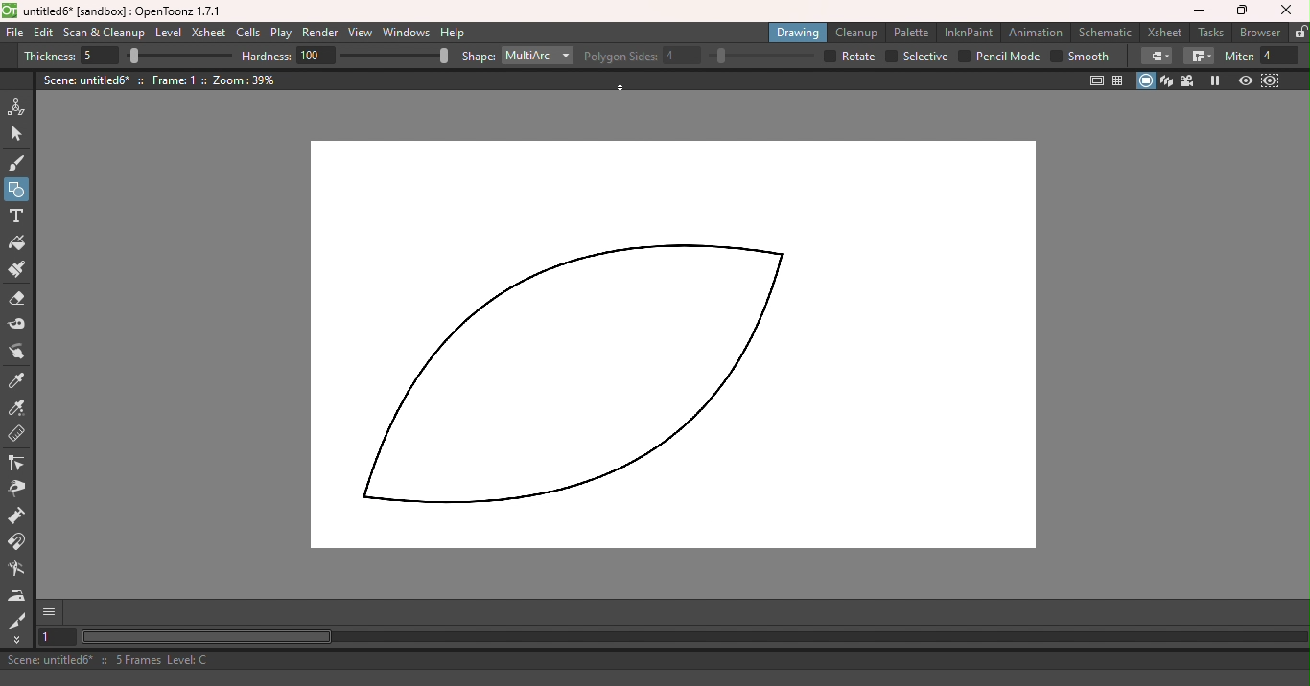 The width and height of the screenshot is (1310, 686). I want to click on GUI Show/hide, so click(51, 612).